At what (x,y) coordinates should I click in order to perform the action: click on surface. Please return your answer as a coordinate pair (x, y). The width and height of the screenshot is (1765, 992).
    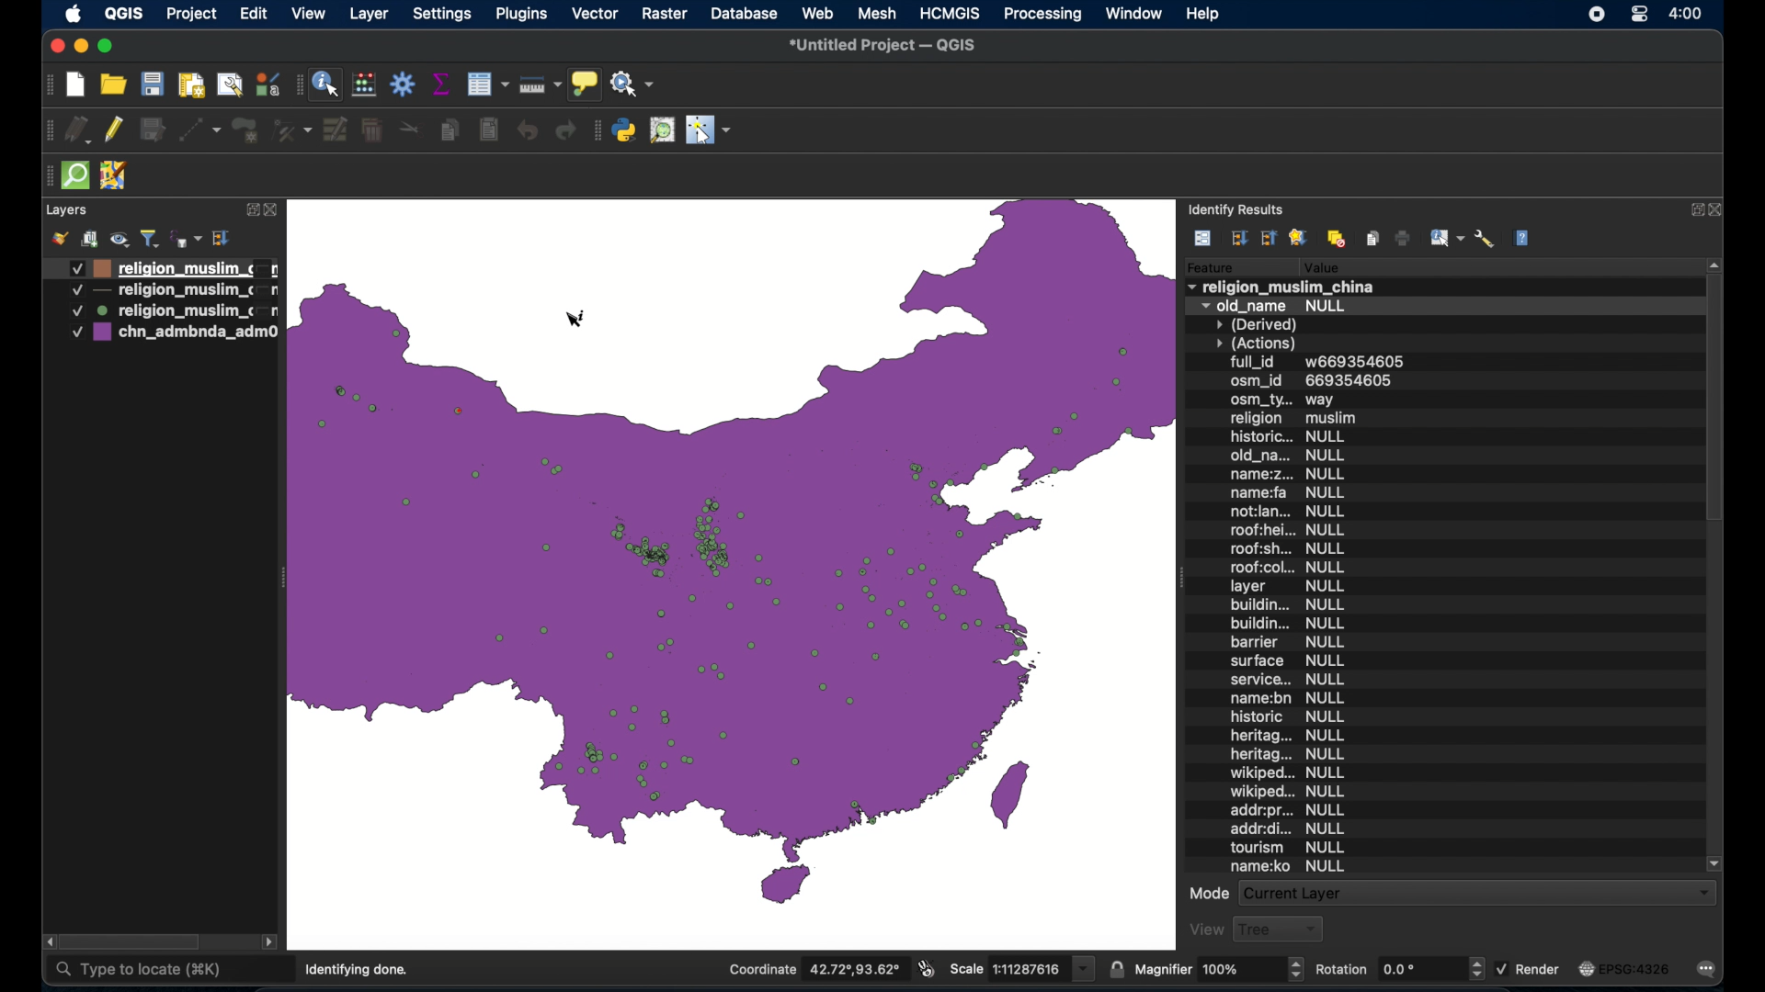
    Looking at the image, I should click on (1288, 661).